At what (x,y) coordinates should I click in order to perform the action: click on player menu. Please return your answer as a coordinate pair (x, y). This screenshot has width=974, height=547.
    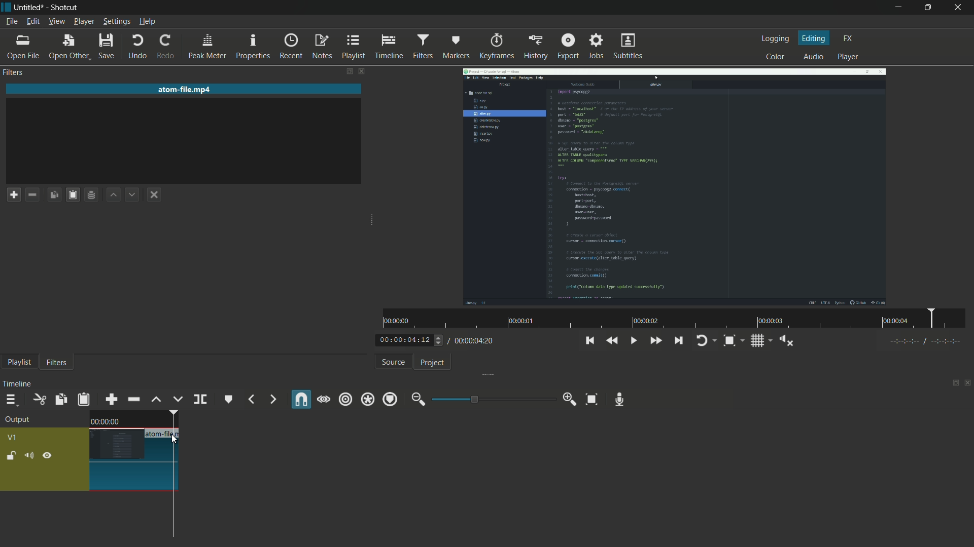
    Looking at the image, I should click on (84, 22).